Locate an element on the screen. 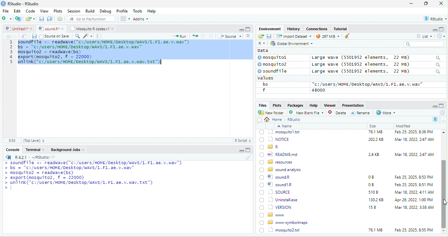 The height and width of the screenshot is (237, 448). ‘| COPYING is located at coordinates (276, 155).